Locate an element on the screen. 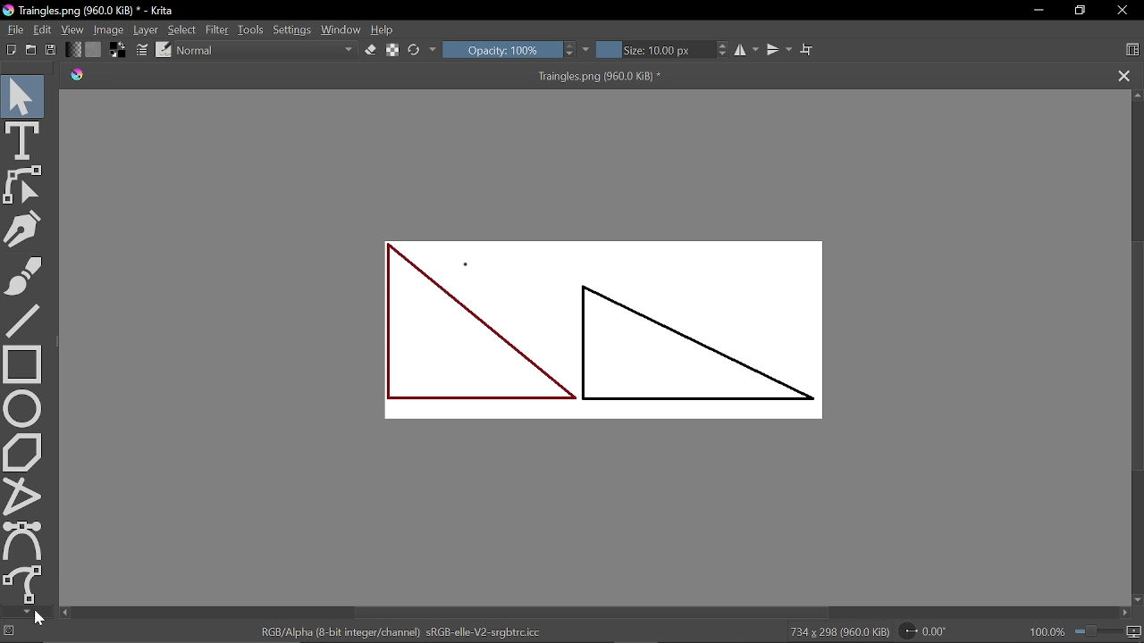 Image resolution: width=1144 pixels, height=643 pixels. restore down is located at coordinates (1082, 10).